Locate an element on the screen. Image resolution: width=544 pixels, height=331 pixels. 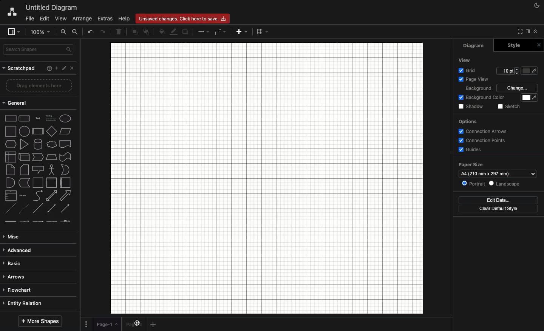
Table is located at coordinates (263, 31).